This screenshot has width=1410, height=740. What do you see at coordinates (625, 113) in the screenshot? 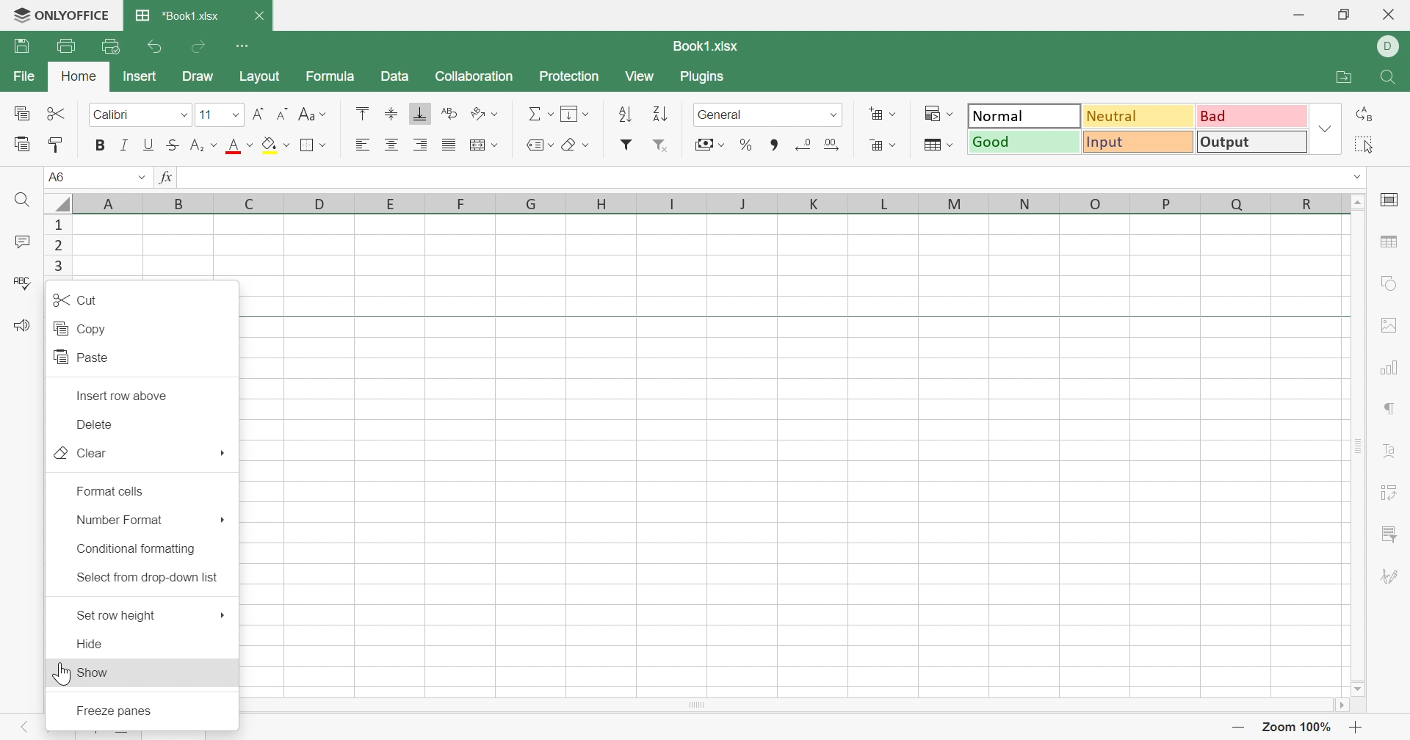
I see `Ascending order` at bounding box center [625, 113].